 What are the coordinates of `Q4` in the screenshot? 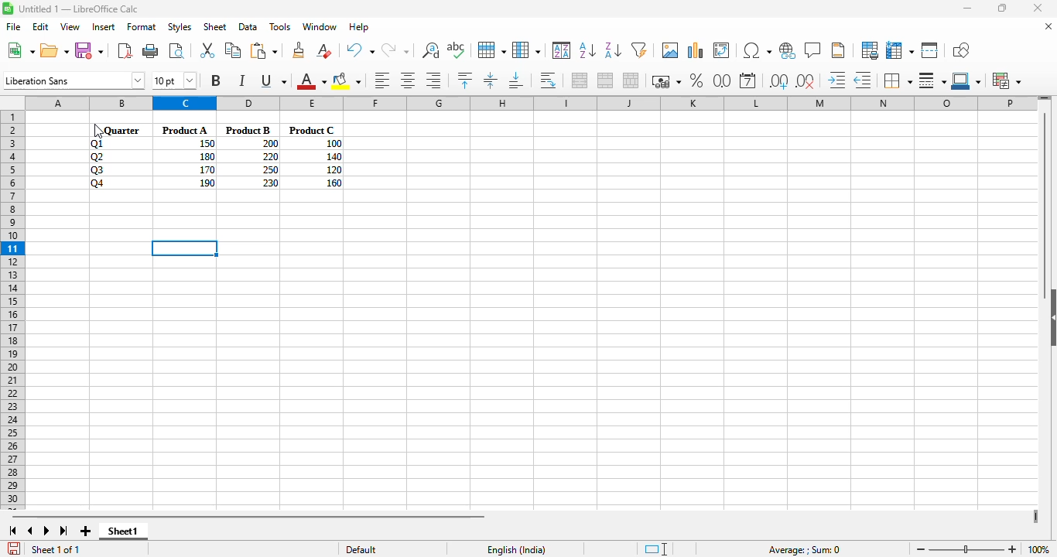 It's located at (98, 183).